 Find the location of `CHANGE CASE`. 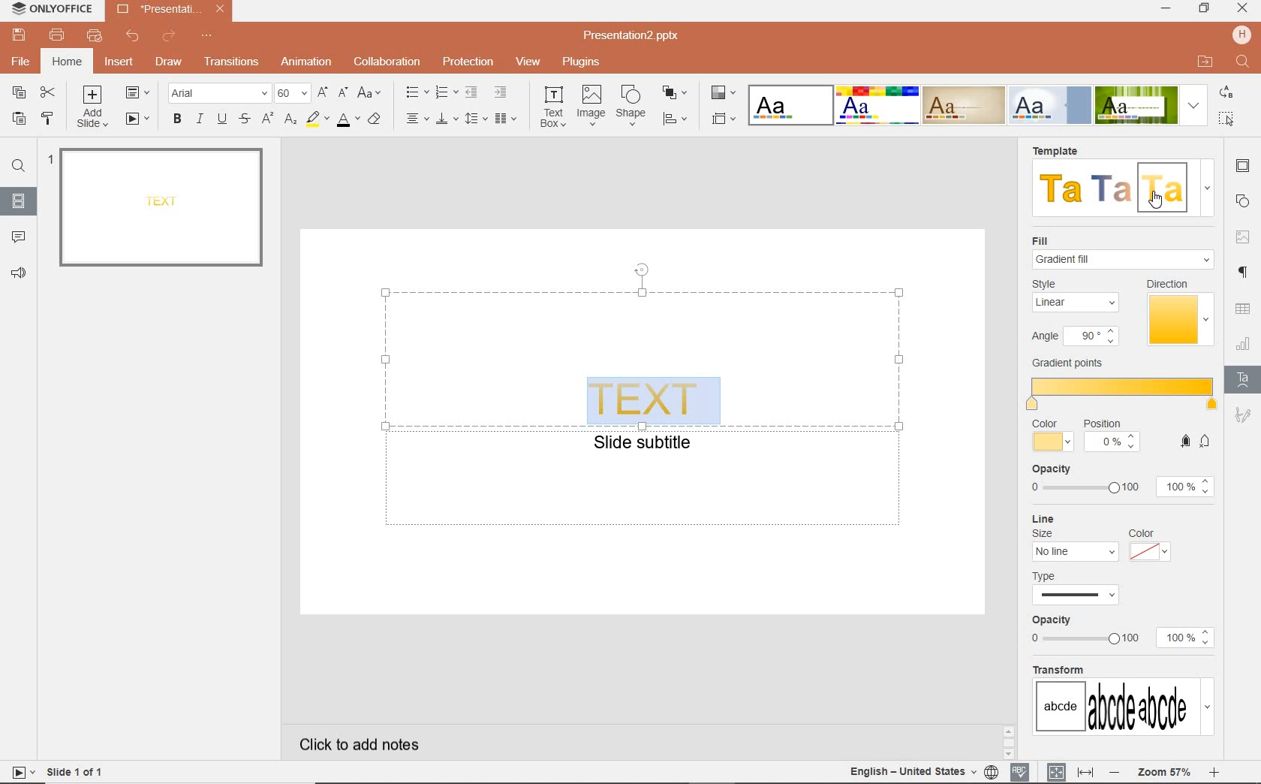

CHANGE CASE is located at coordinates (370, 93).